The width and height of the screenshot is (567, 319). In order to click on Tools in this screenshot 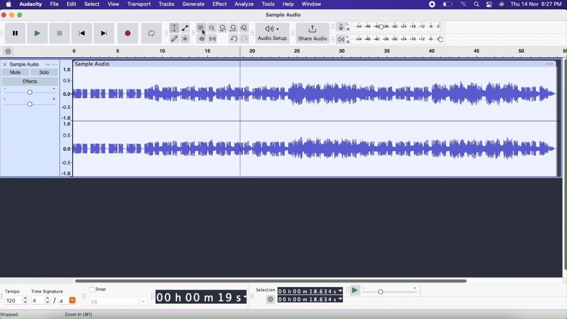, I will do `click(268, 5)`.